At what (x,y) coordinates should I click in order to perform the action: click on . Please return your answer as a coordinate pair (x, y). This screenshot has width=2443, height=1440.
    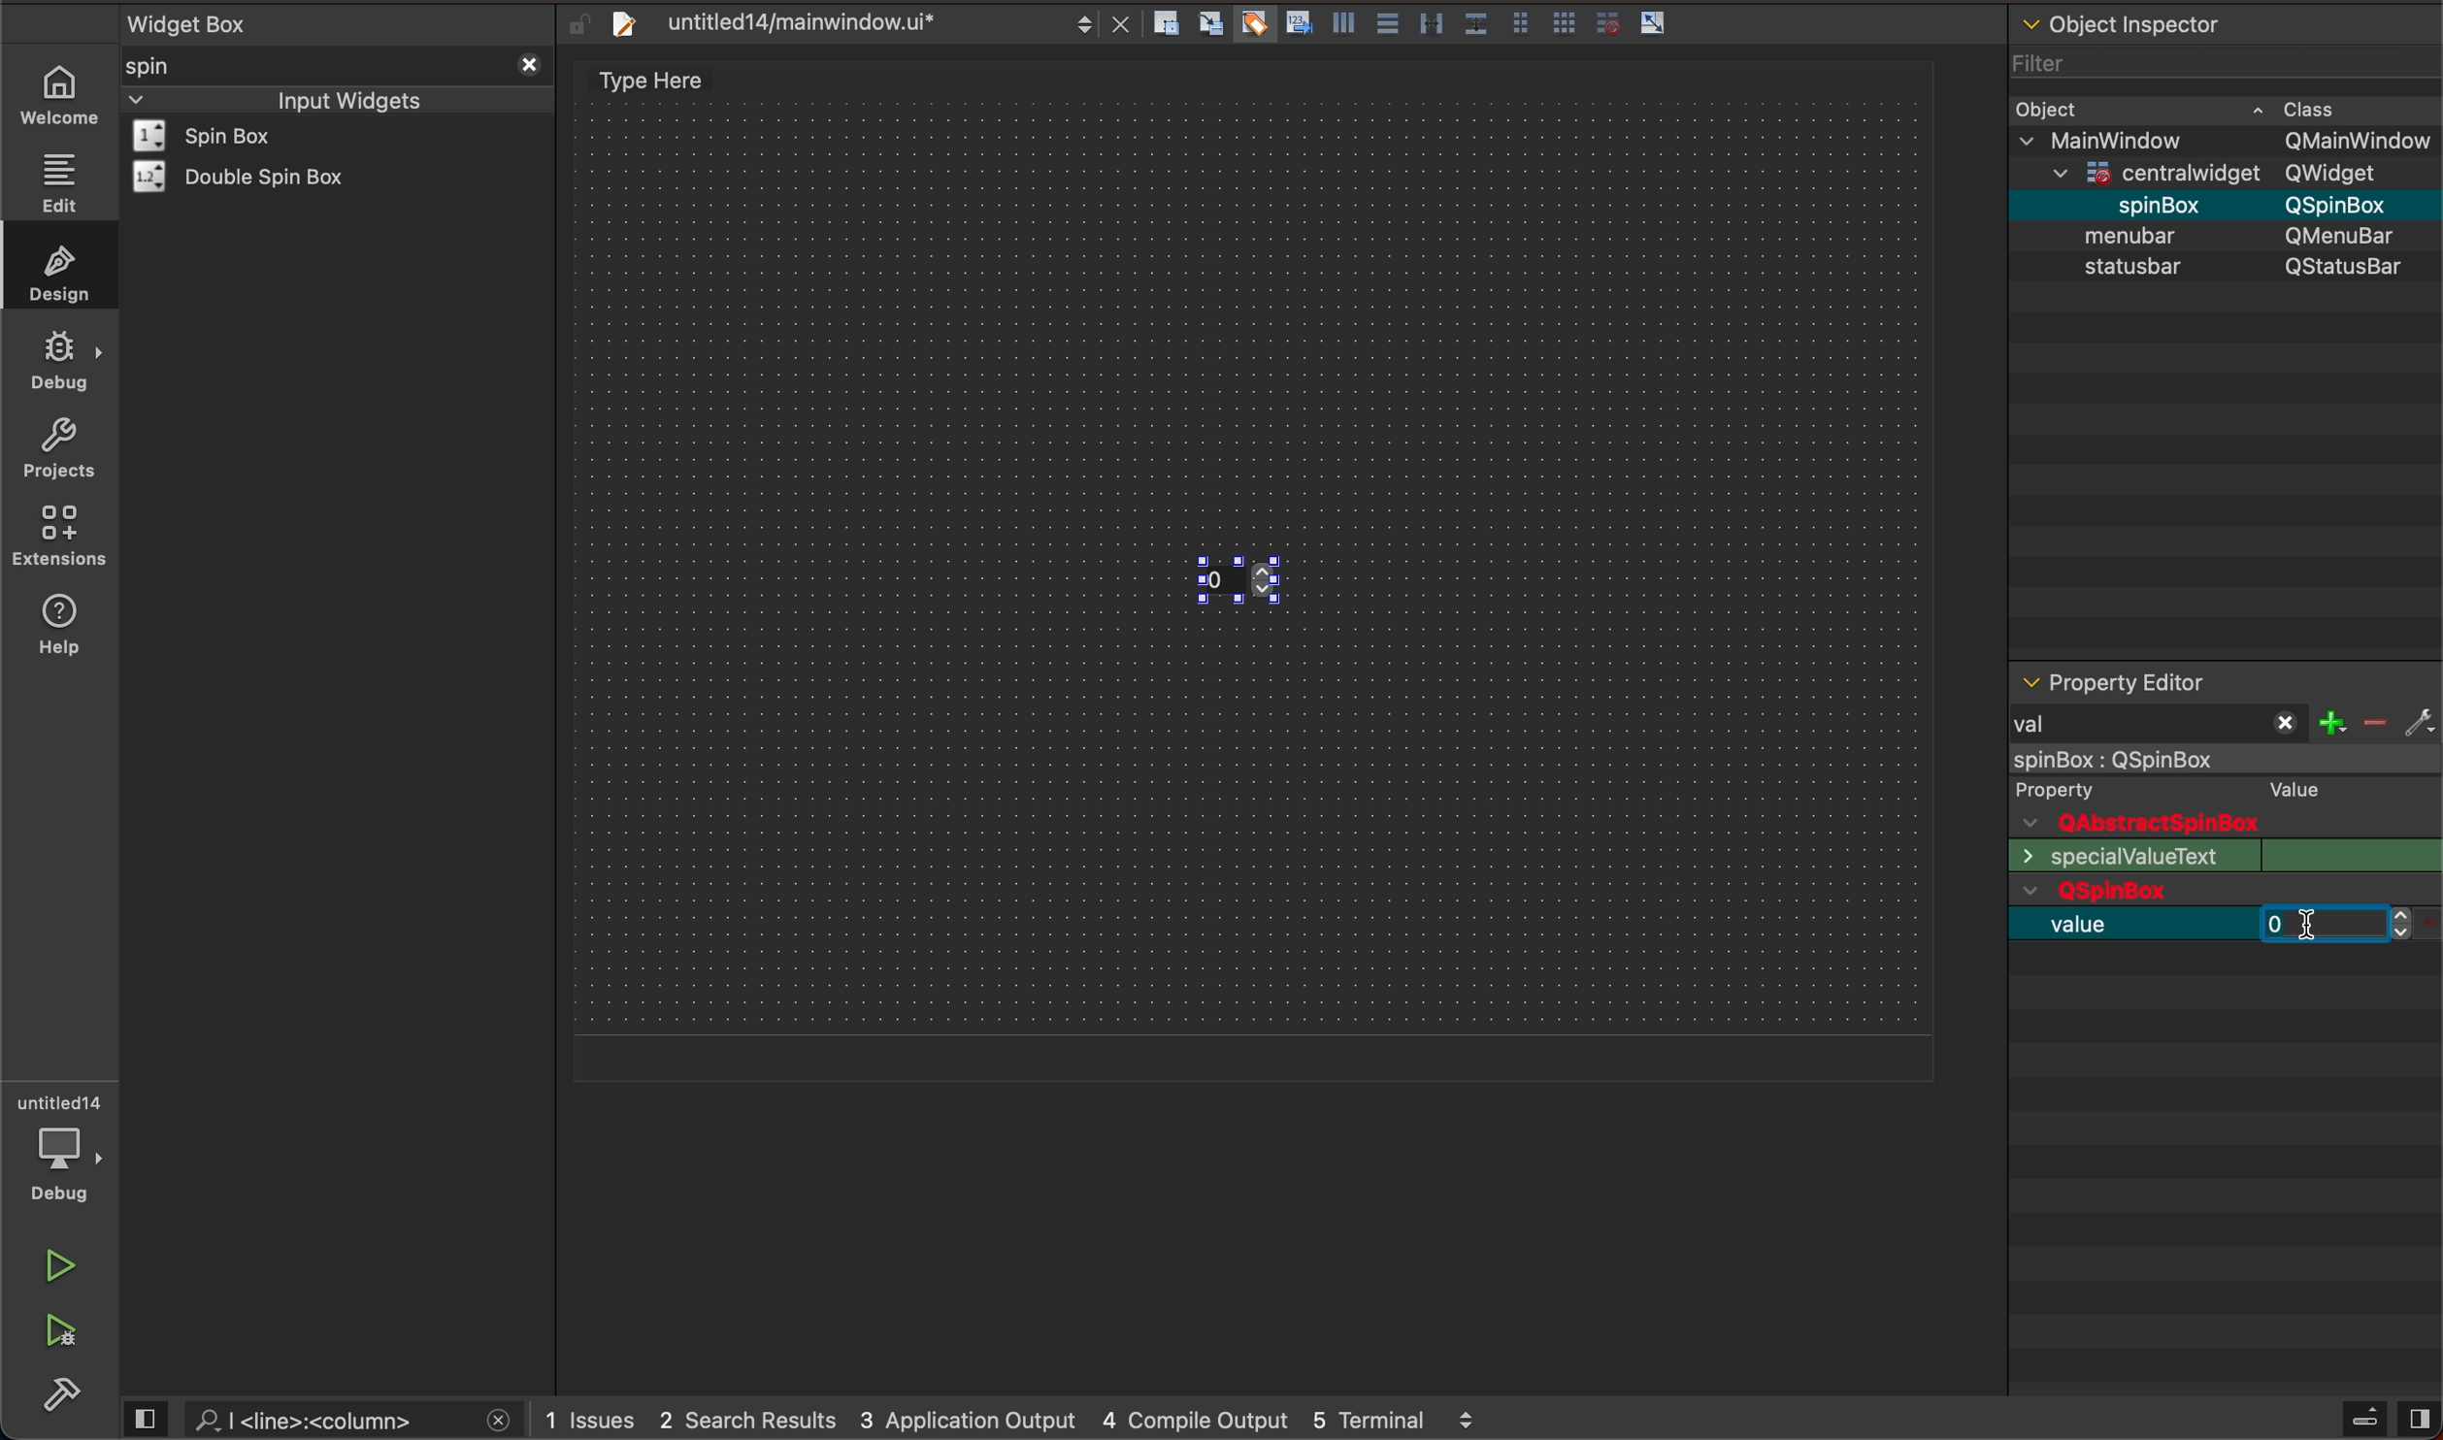
    Looking at the image, I should click on (2139, 202).